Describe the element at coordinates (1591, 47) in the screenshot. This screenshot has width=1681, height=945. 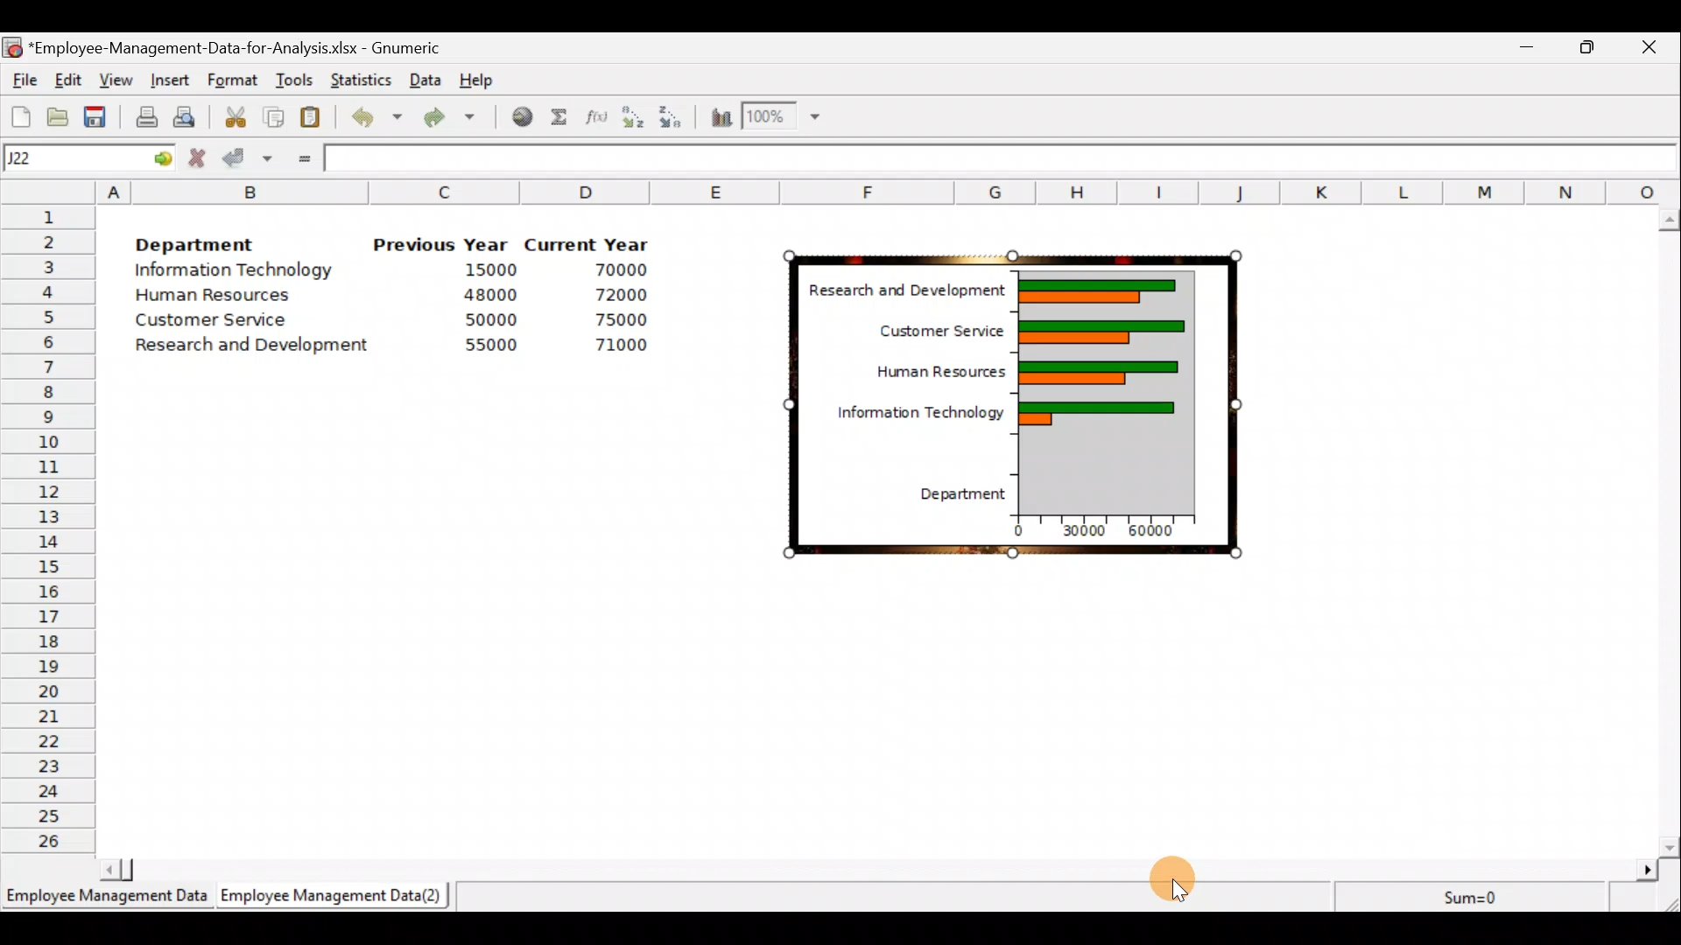
I see `Maximize` at that location.